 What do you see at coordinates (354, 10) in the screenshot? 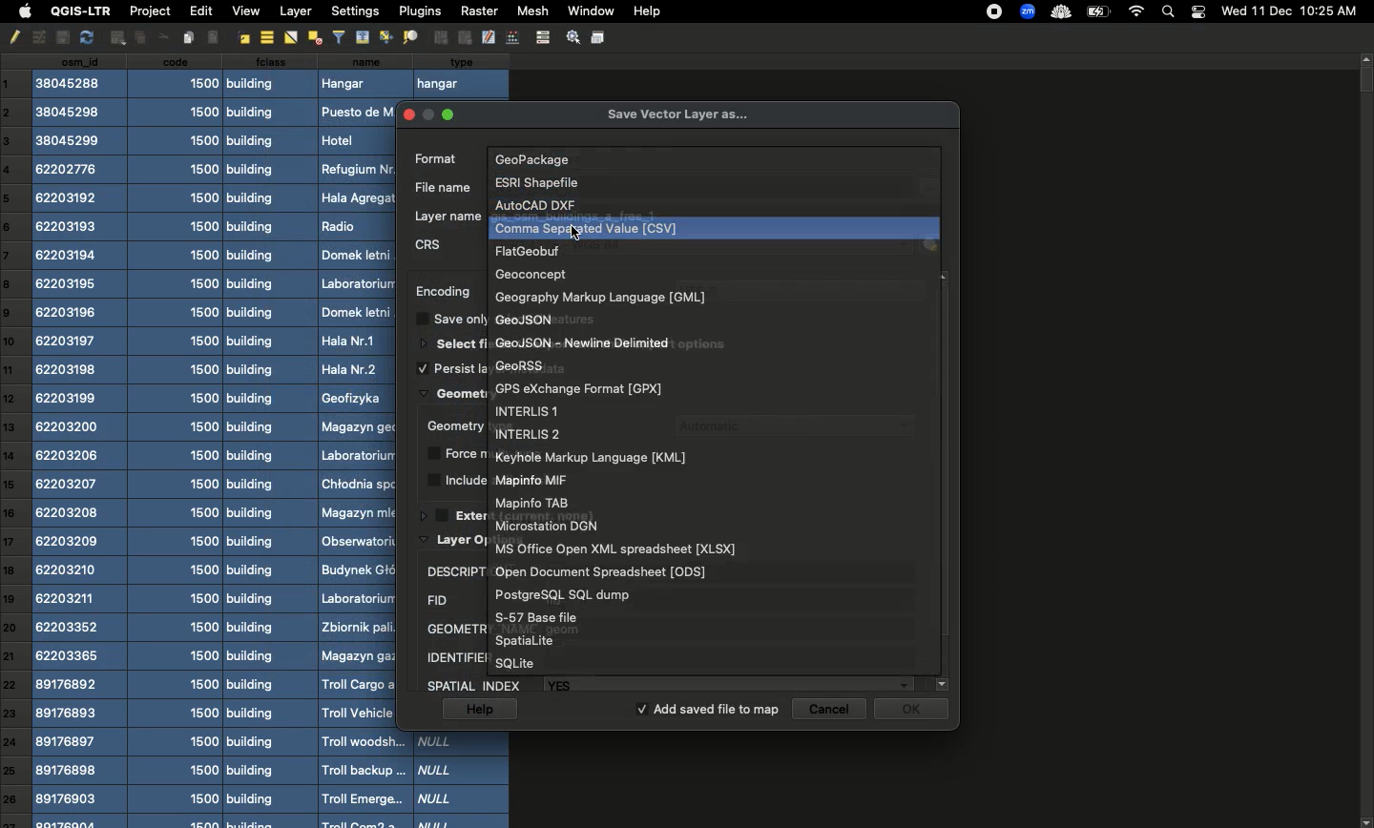
I see `Settings` at bounding box center [354, 10].